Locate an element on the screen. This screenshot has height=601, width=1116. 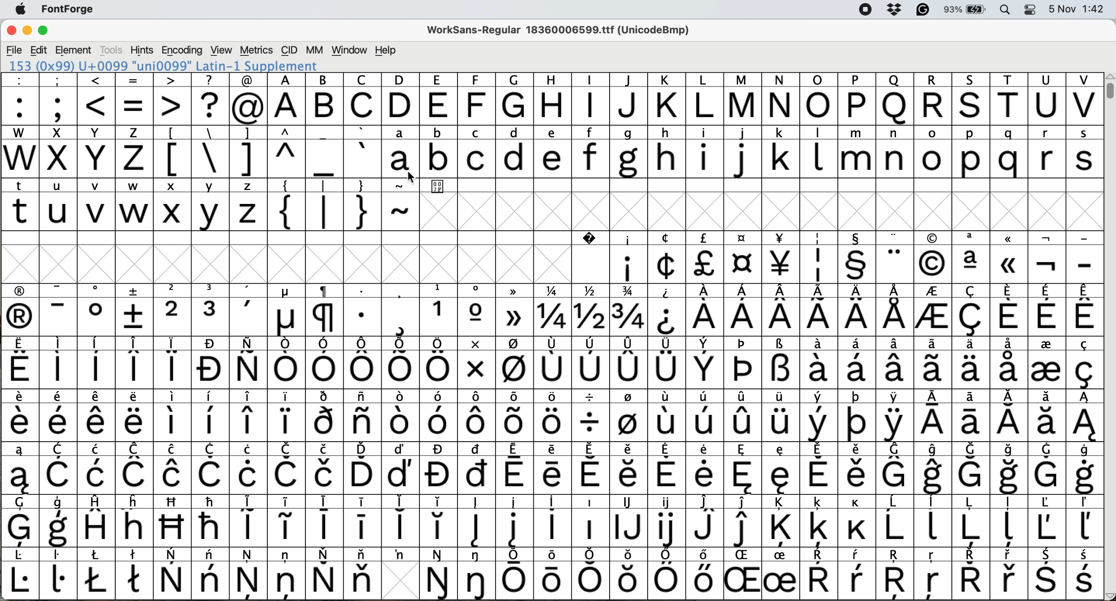
v is located at coordinates (97, 206).